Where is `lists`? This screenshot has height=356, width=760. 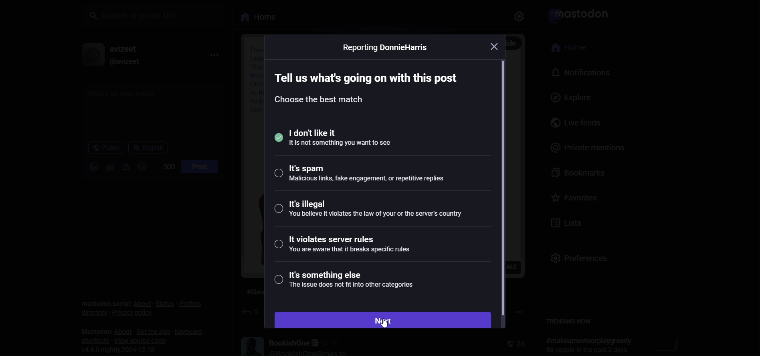 lists is located at coordinates (566, 221).